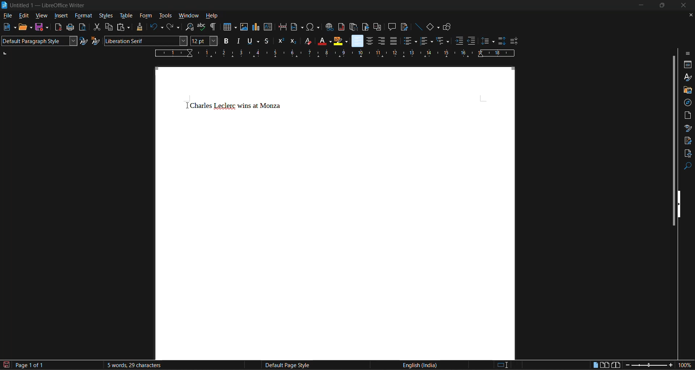 The height and width of the screenshot is (370, 695). I want to click on insert cross reference, so click(378, 28).